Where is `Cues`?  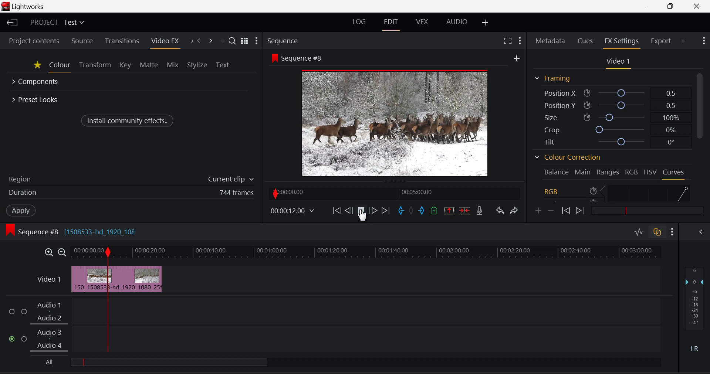
Cues is located at coordinates (585, 41).